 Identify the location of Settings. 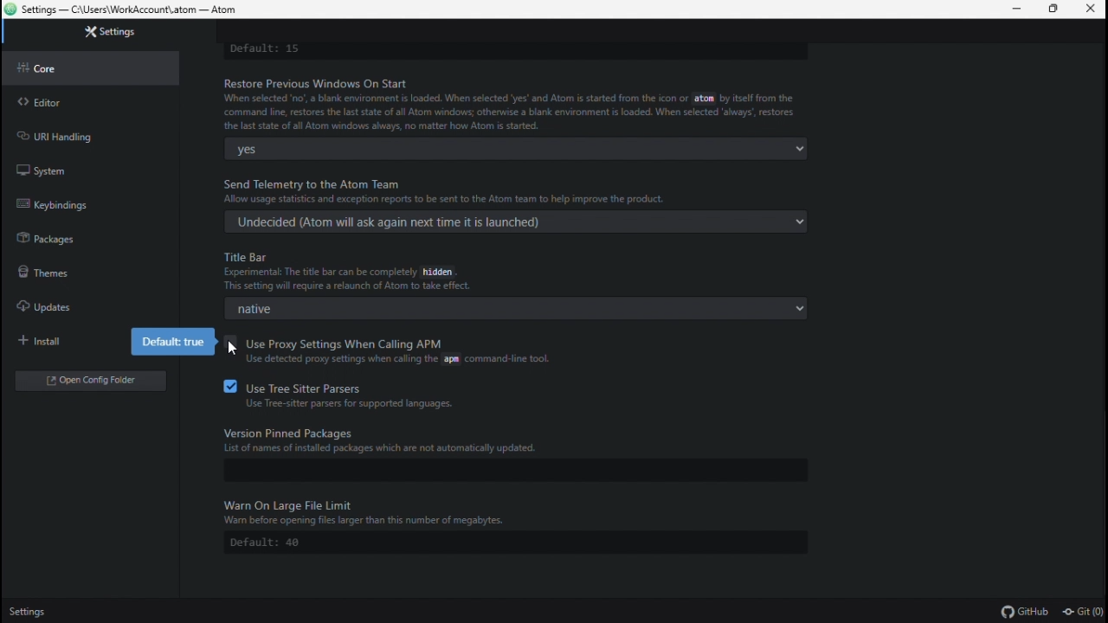
(101, 33).